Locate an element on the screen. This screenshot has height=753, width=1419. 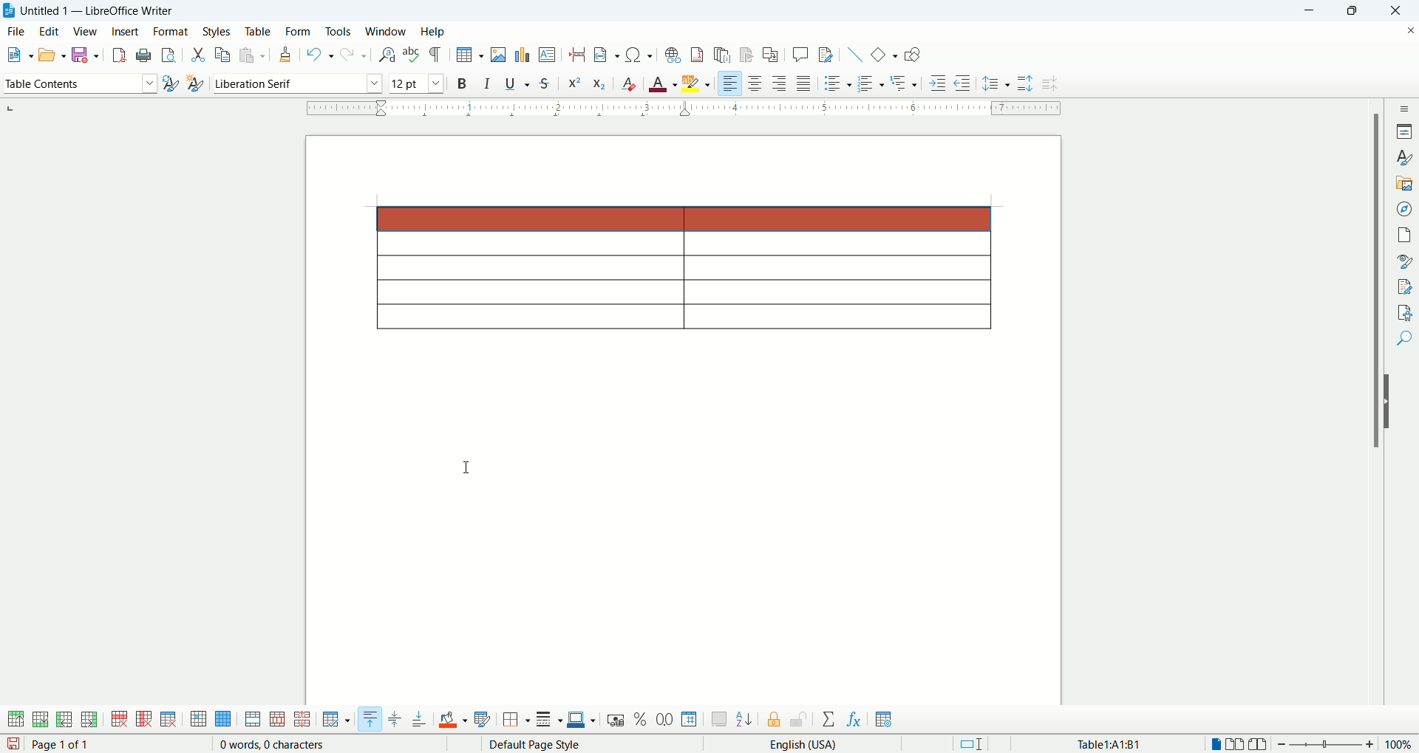
gallery is located at coordinates (1404, 184).